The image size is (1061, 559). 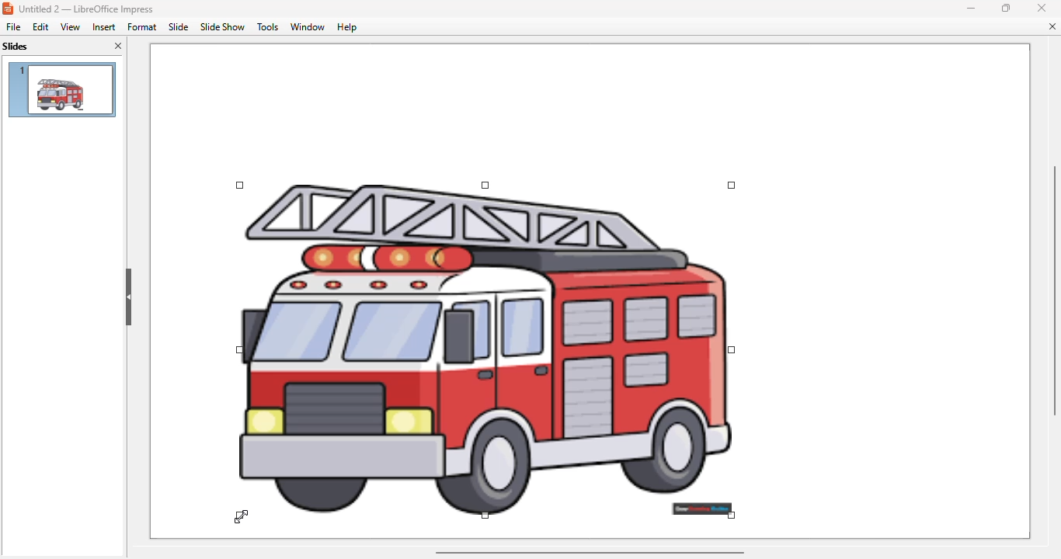 I want to click on close pane, so click(x=119, y=45).